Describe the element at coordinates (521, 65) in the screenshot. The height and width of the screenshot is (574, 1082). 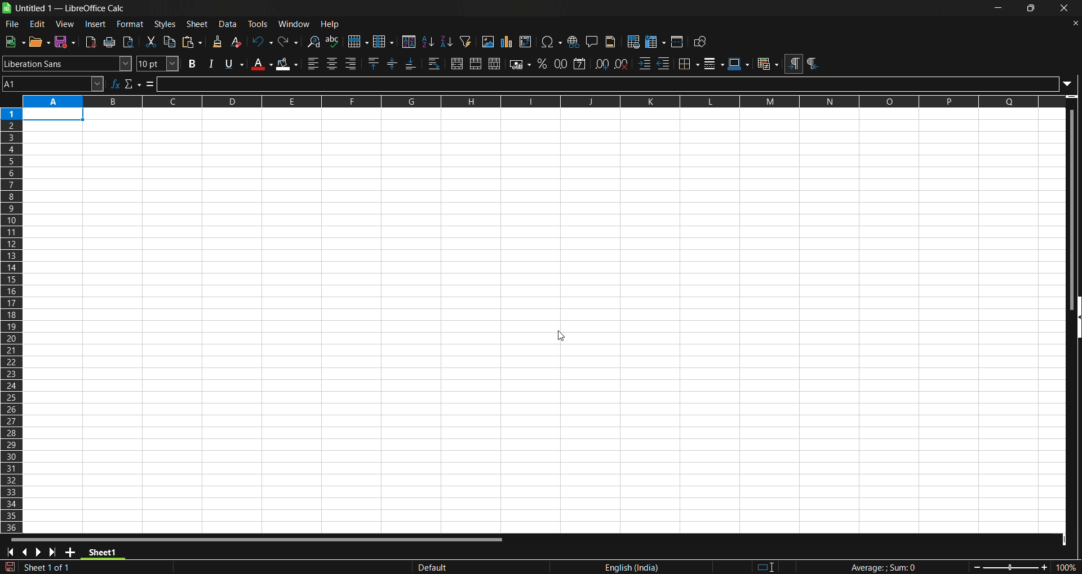
I see `format as currency` at that location.